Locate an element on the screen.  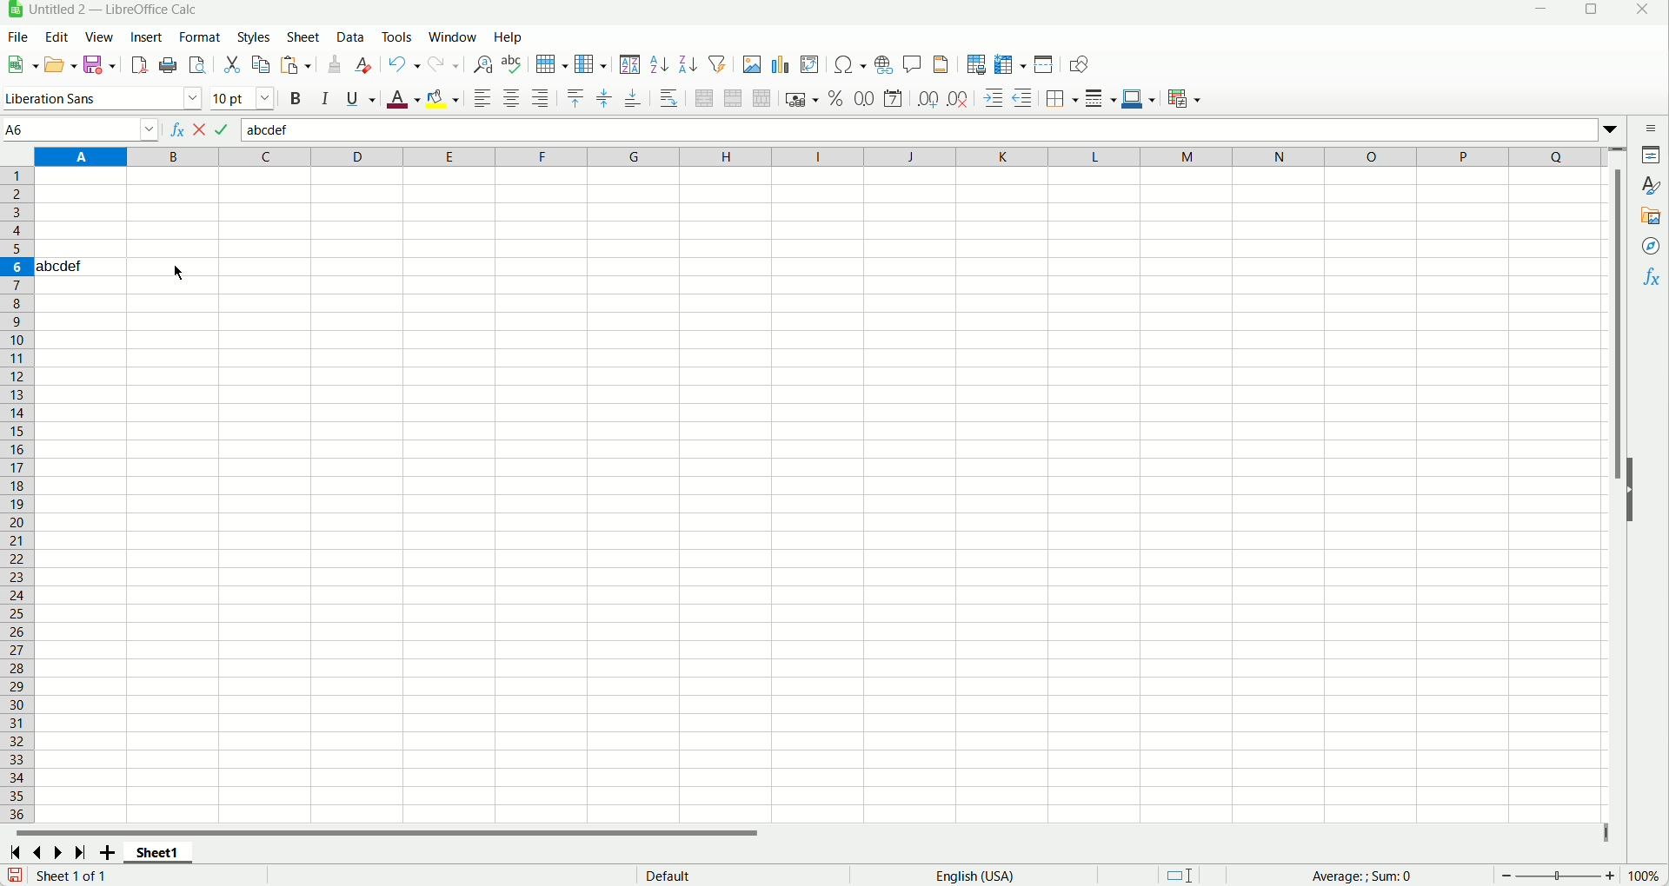
clone formatting is located at coordinates (335, 64).